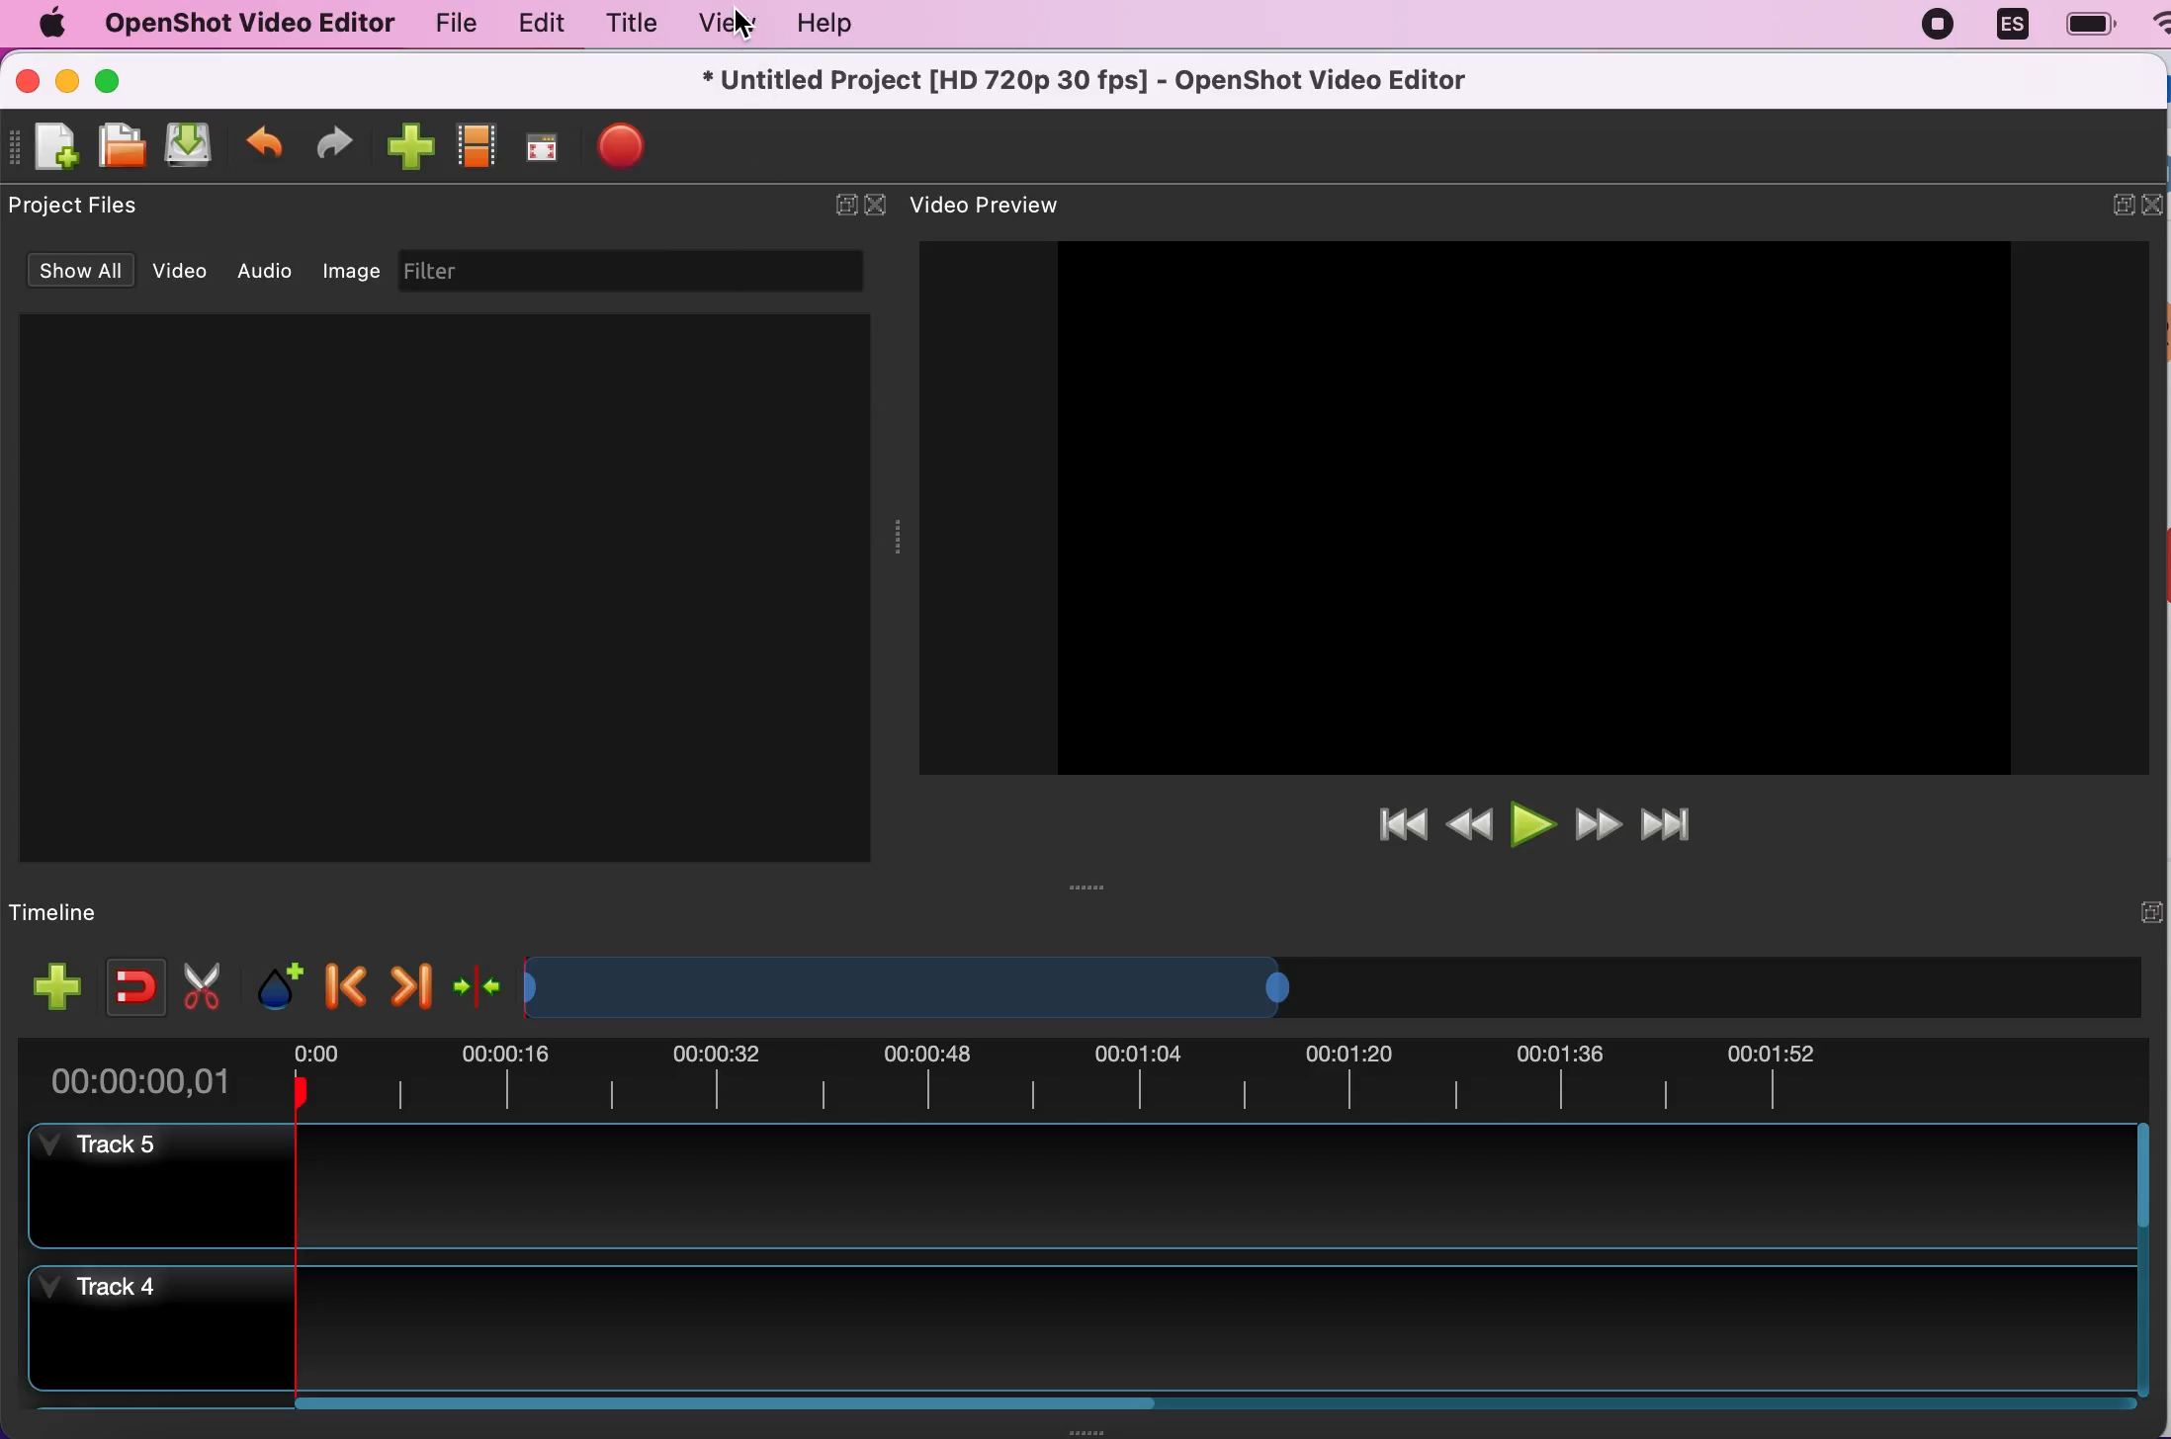 The height and width of the screenshot is (1439, 2171). What do you see at coordinates (542, 149) in the screenshot?
I see `full screen` at bounding box center [542, 149].